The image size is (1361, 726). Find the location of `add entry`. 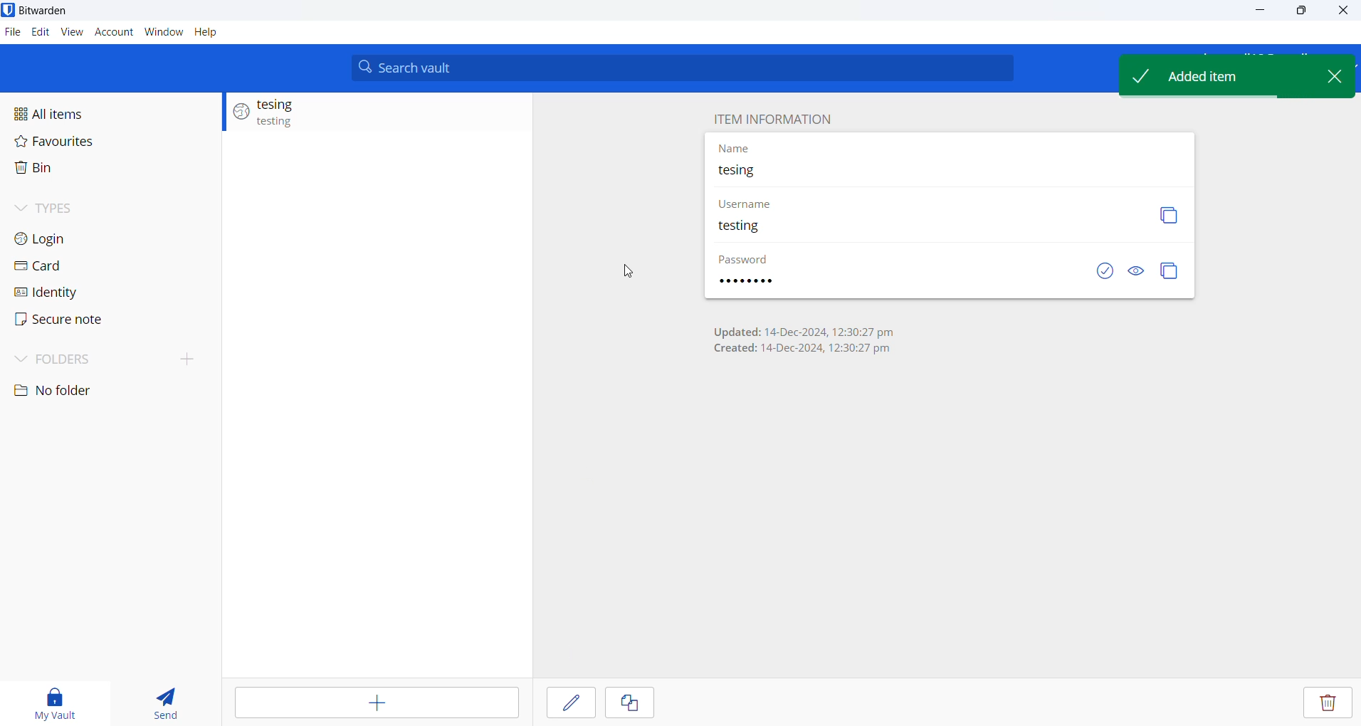

add entry is located at coordinates (379, 703).